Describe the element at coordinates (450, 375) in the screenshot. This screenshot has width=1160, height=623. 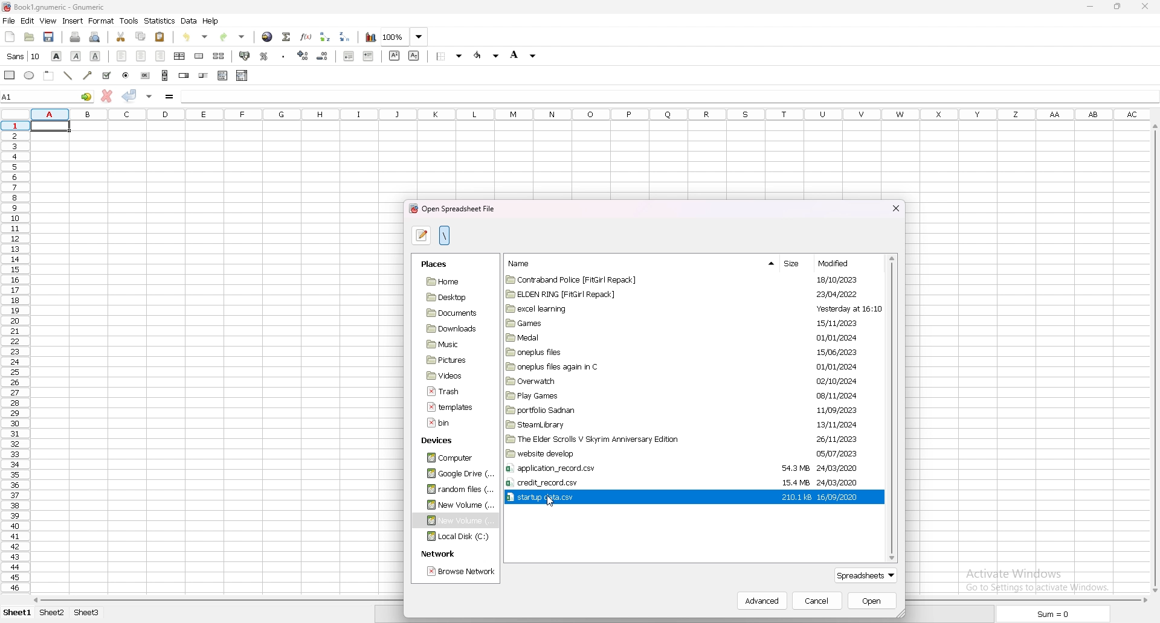
I see `folder` at that location.